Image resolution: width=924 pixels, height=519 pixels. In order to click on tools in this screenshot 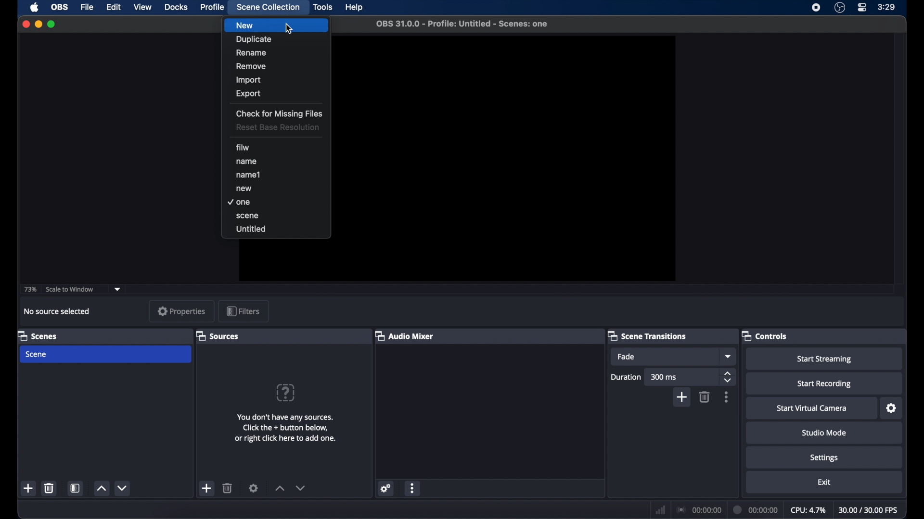, I will do `click(324, 7)`.